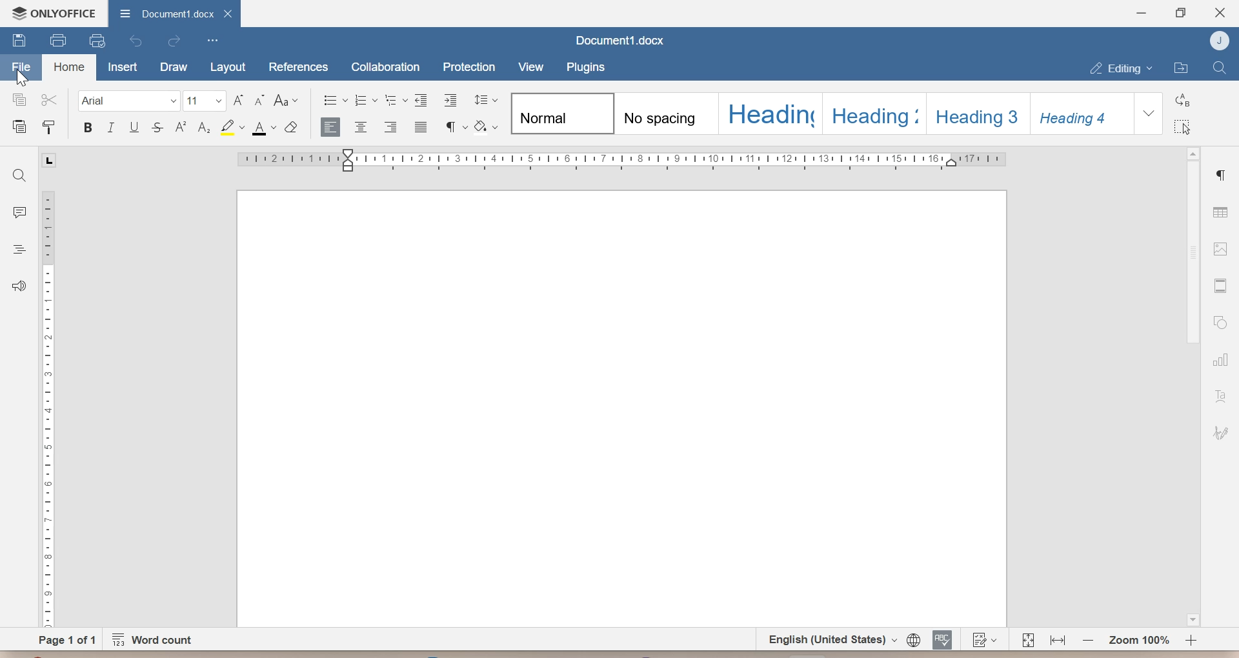 This screenshot has height=658, width=1239. I want to click on Decrease indent, so click(423, 99).